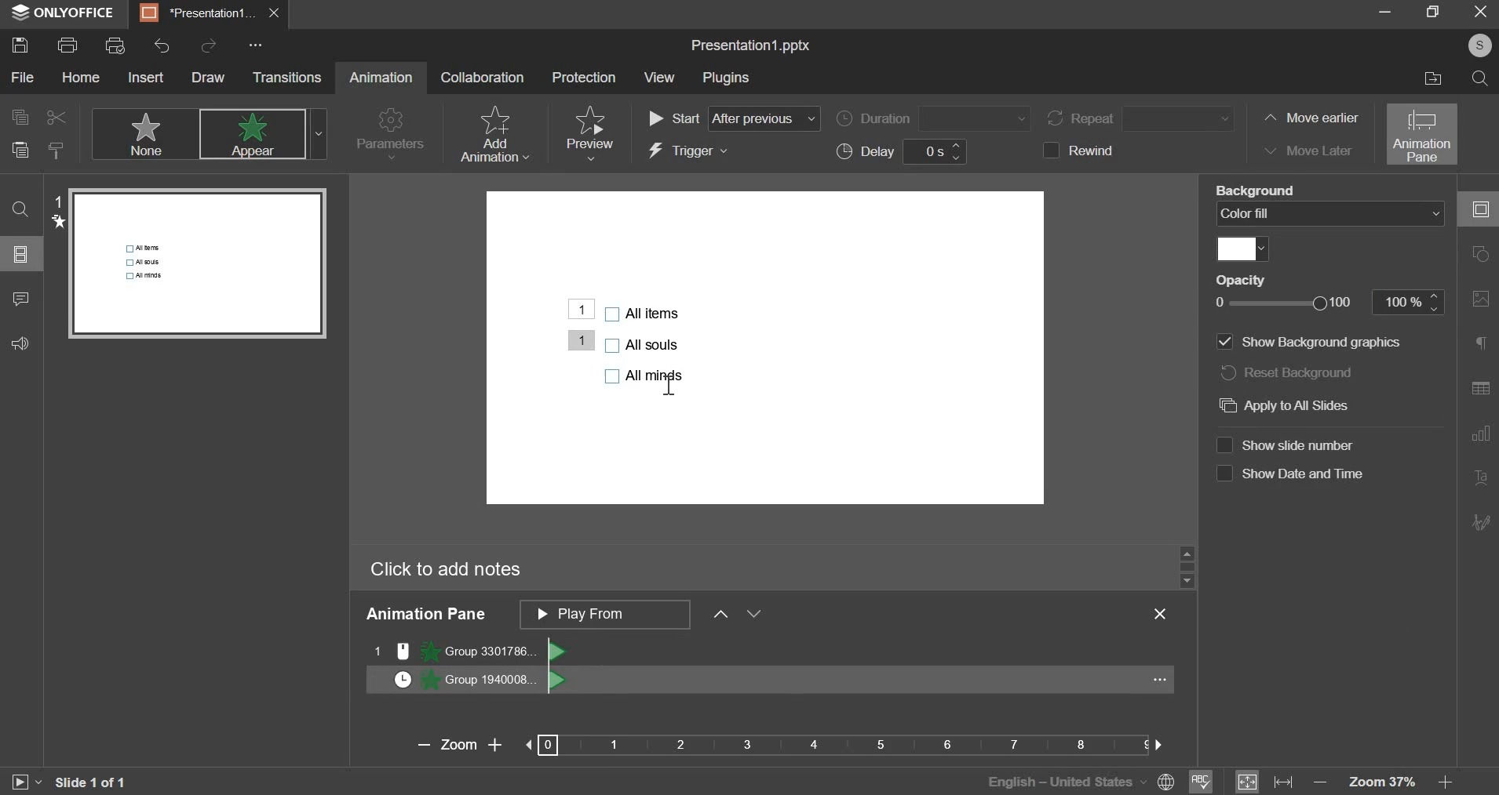 The width and height of the screenshot is (1499, 795). Describe the element at coordinates (493, 134) in the screenshot. I see `add animation` at that location.